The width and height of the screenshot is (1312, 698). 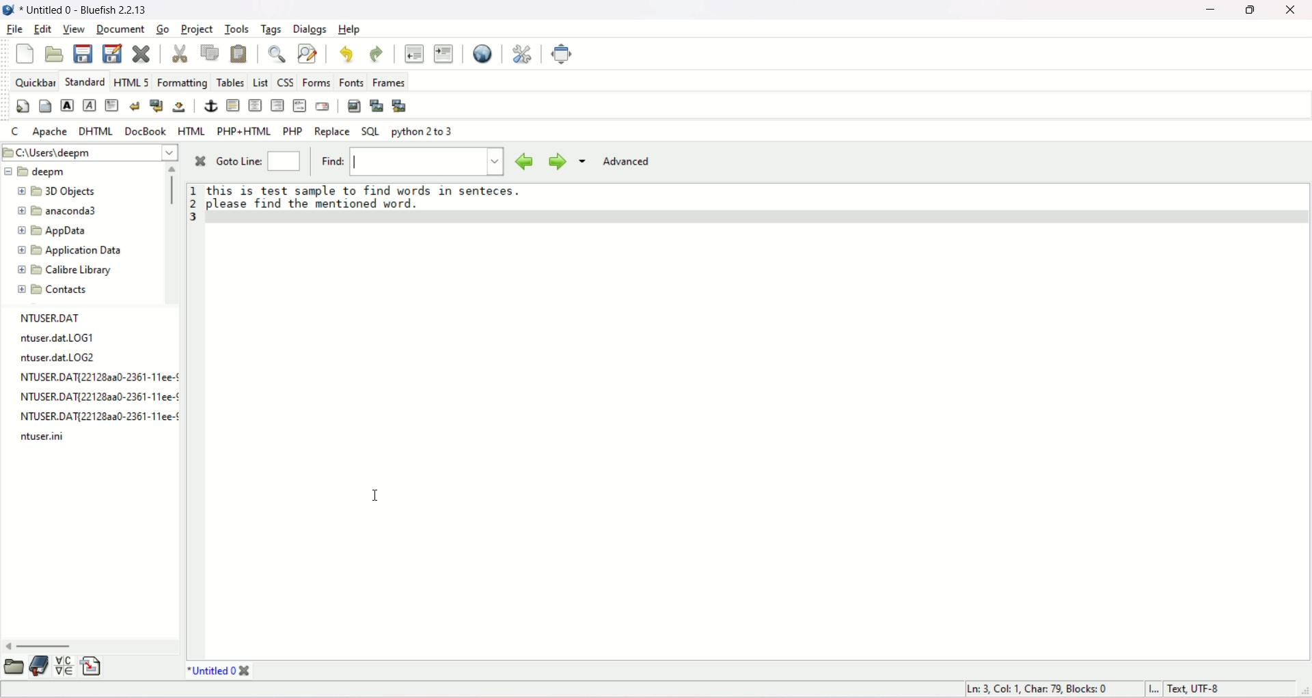 I want to click on Apache, so click(x=50, y=132).